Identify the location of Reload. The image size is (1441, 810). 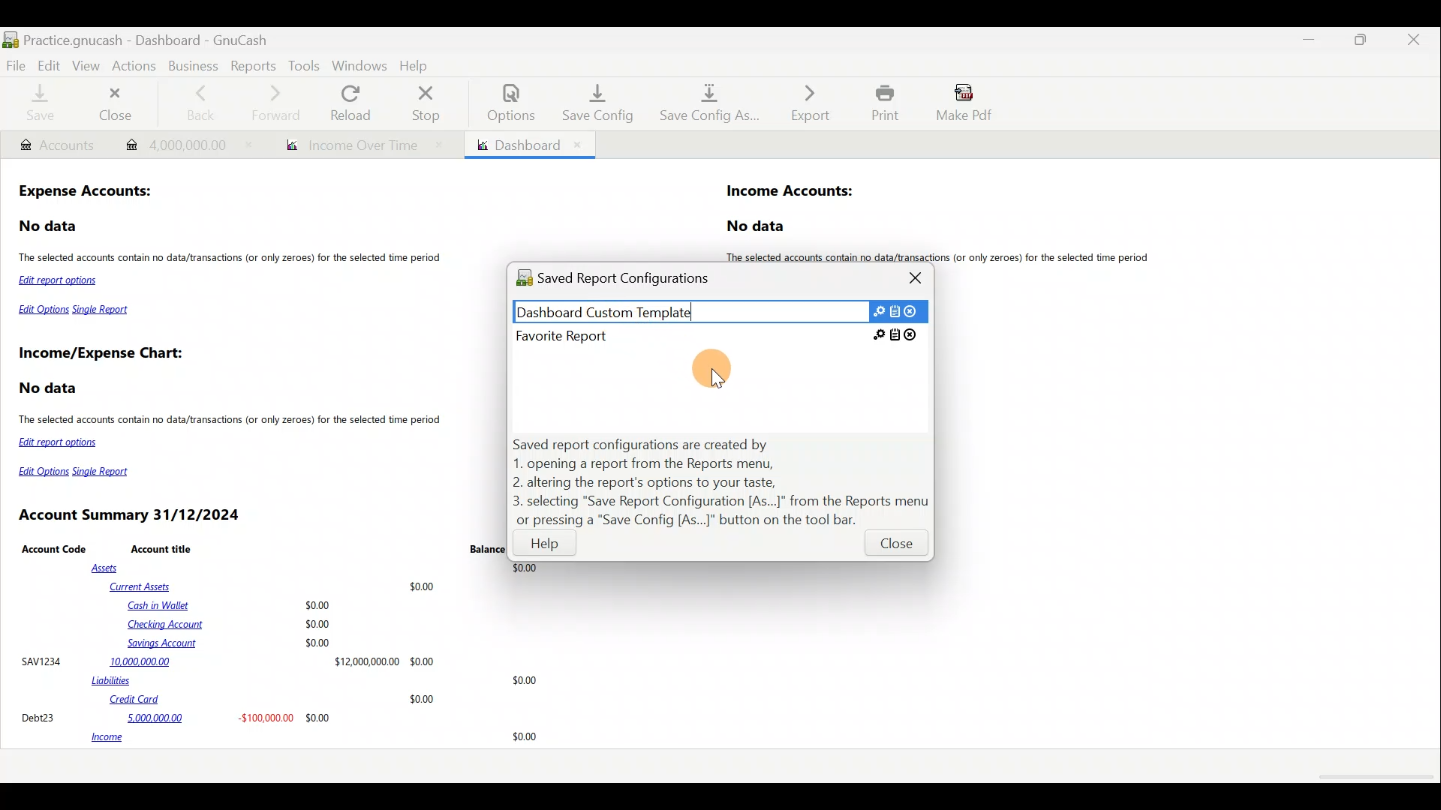
(353, 103).